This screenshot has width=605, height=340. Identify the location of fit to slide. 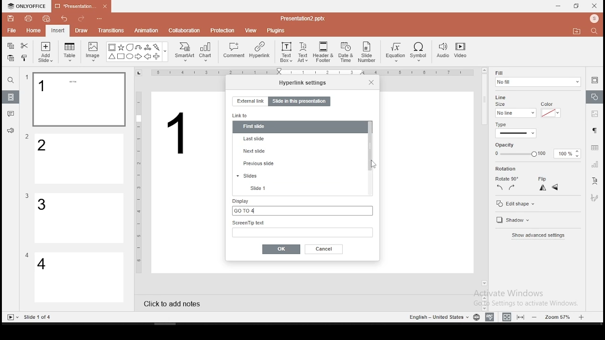
(522, 316).